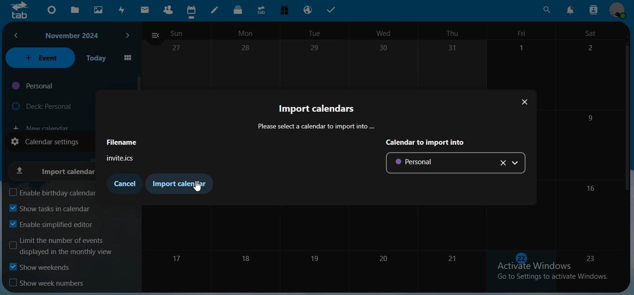 Image resolution: width=634 pixels, height=295 pixels. Describe the element at coordinates (128, 58) in the screenshot. I see `grid view` at that location.